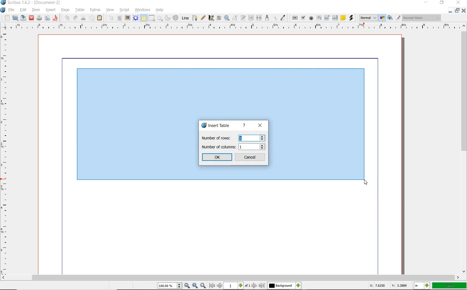  What do you see at coordinates (144, 18) in the screenshot?
I see `table` at bounding box center [144, 18].